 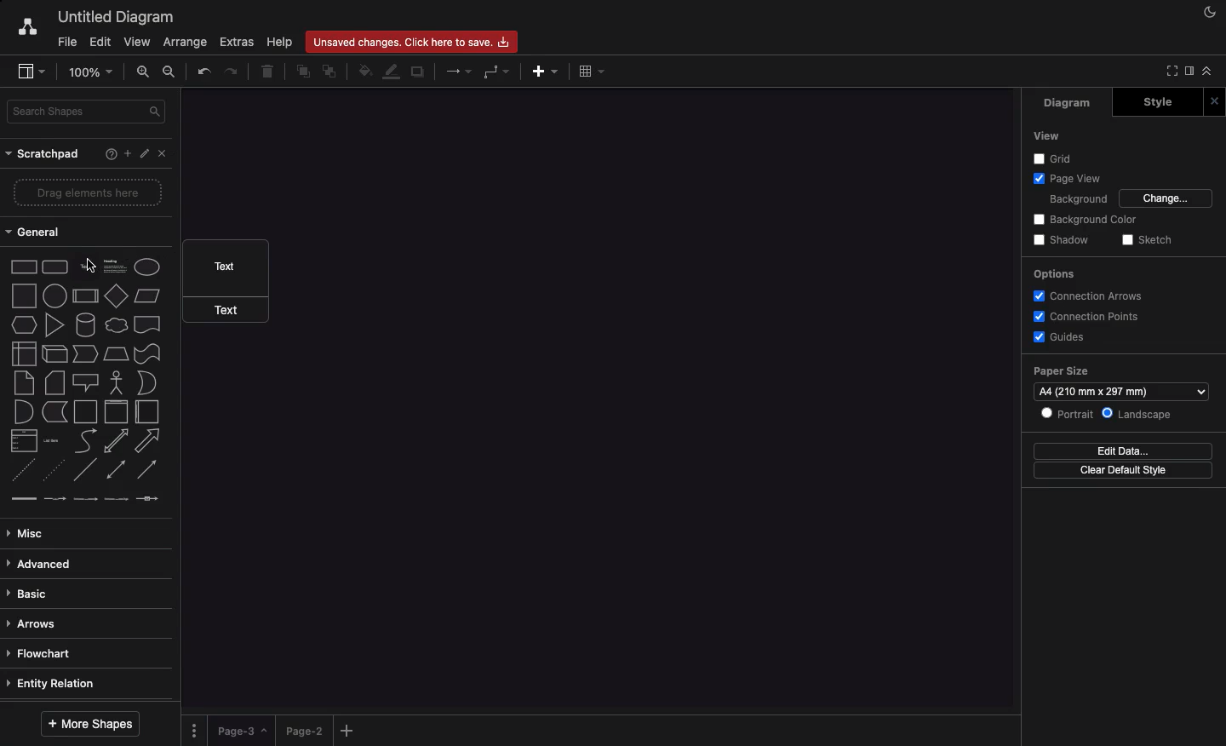 What do you see at coordinates (1068, 414) in the screenshot?
I see `Portrait` at bounding box center [1068, 414].